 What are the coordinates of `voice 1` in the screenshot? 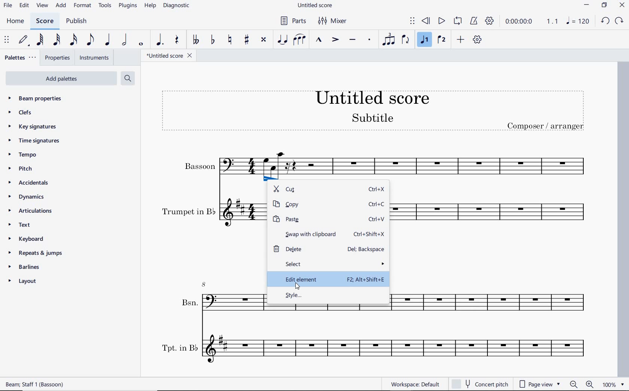 It's located at (423, 40).